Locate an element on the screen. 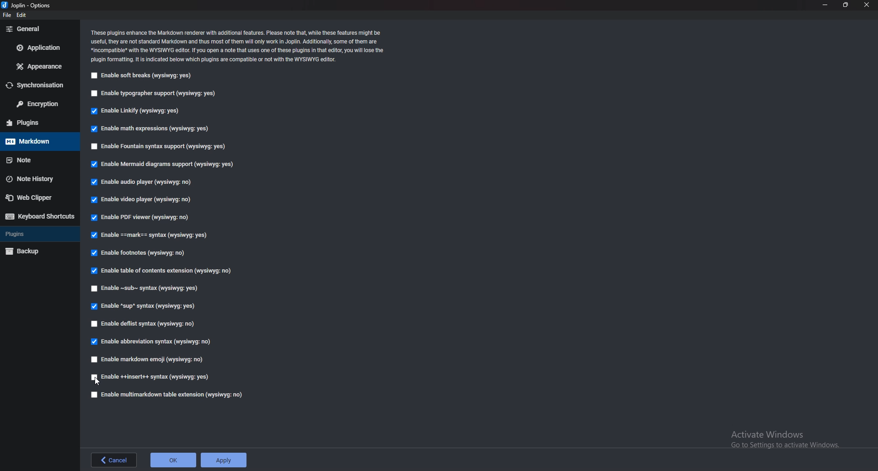 This screenshot has width=878, height=471. close is located at coordinates (867, 5).